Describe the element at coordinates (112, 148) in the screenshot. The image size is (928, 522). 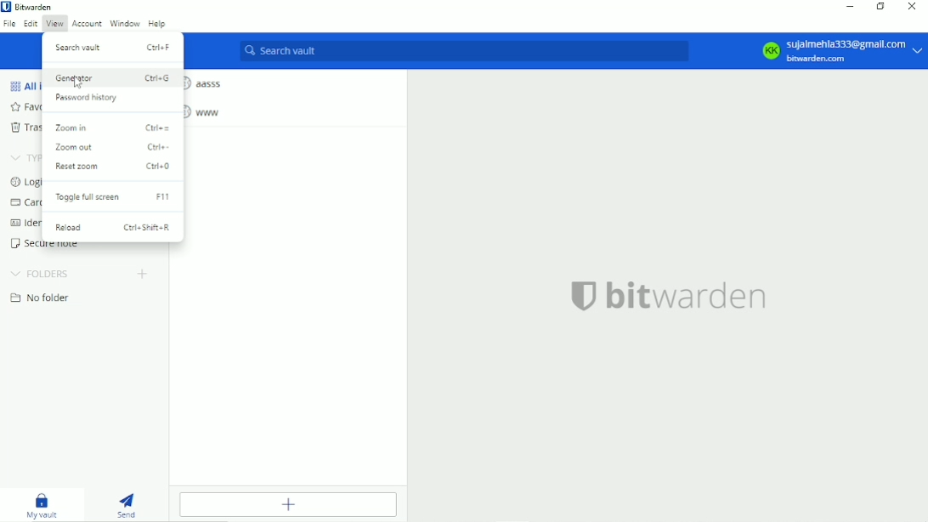
I see `Zoom out` at that location.